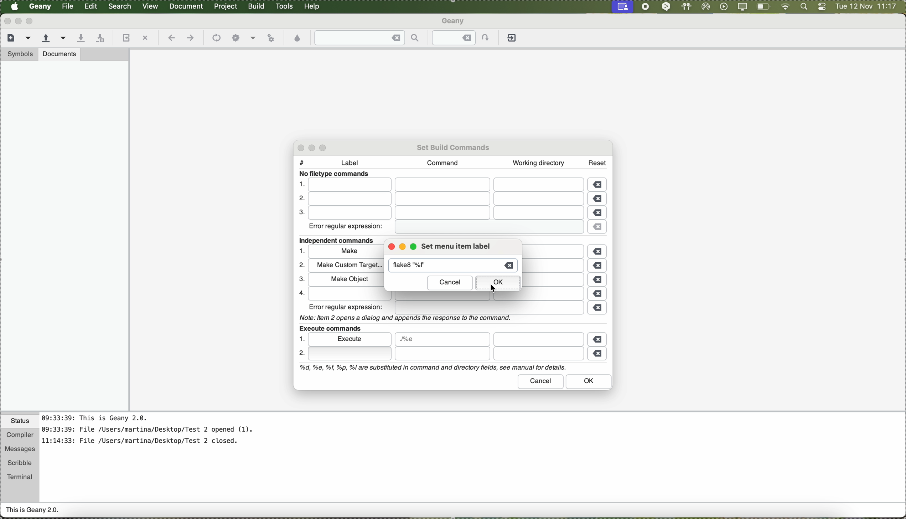 Image resolution: width=906 pixels, height=519 pixels. I want to click on command, so click(440, 163).